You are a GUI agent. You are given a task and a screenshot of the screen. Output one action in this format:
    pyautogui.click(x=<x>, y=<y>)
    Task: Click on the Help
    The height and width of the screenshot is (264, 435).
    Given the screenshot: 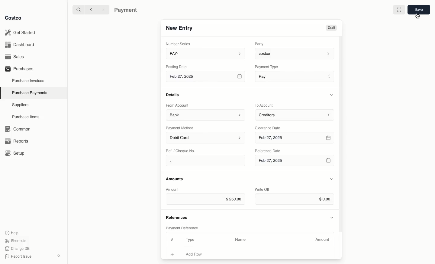 What is the action you would take?
    pyautogui.click(x=12, y=232)
    